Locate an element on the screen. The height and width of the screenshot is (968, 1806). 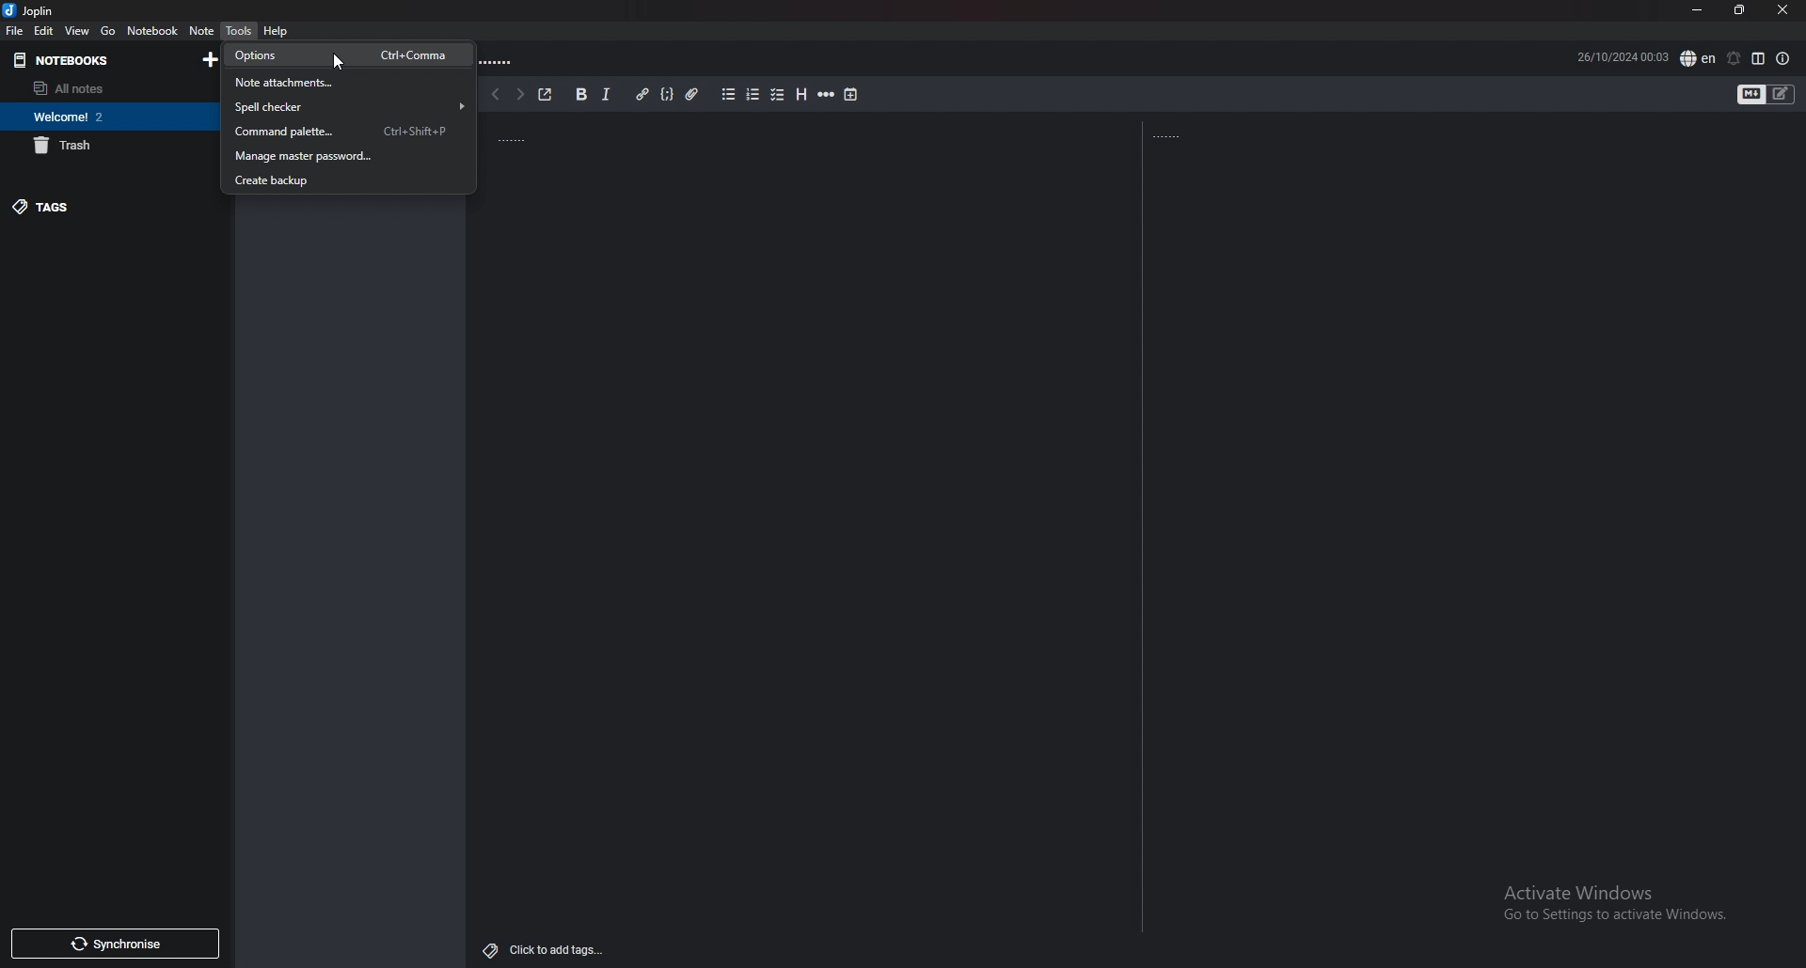
note properties is located at coordinates (1783, 60).